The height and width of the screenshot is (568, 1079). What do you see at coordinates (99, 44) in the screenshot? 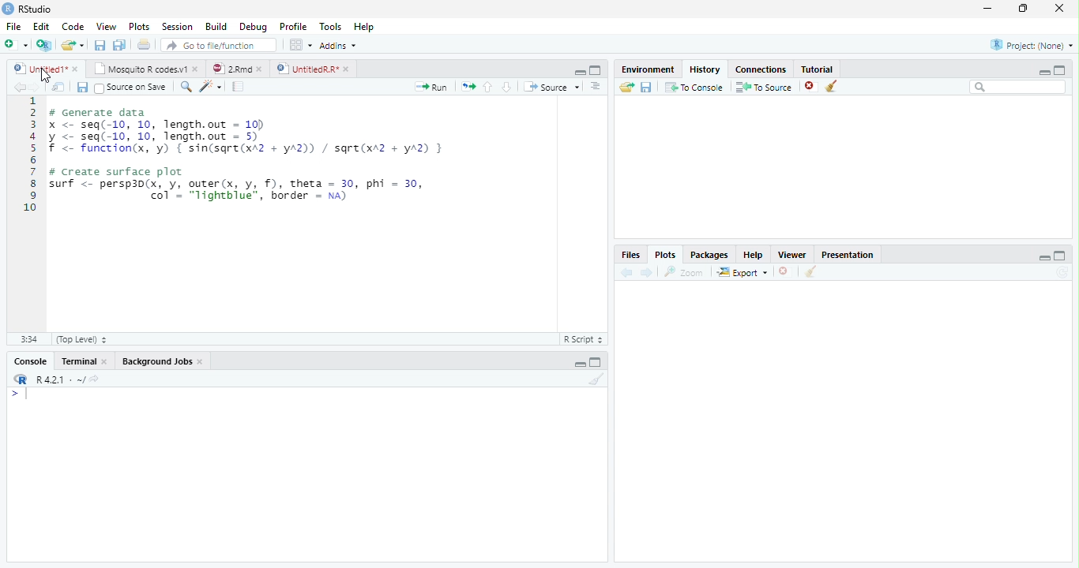
I see `Save current document` at bounding box center [99, 44].